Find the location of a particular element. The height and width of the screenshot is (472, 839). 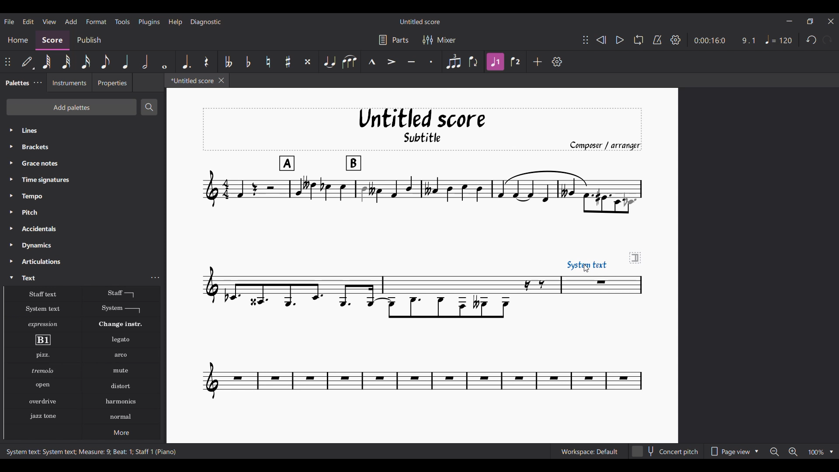

Dynamics is located at coordinates (83, 246).